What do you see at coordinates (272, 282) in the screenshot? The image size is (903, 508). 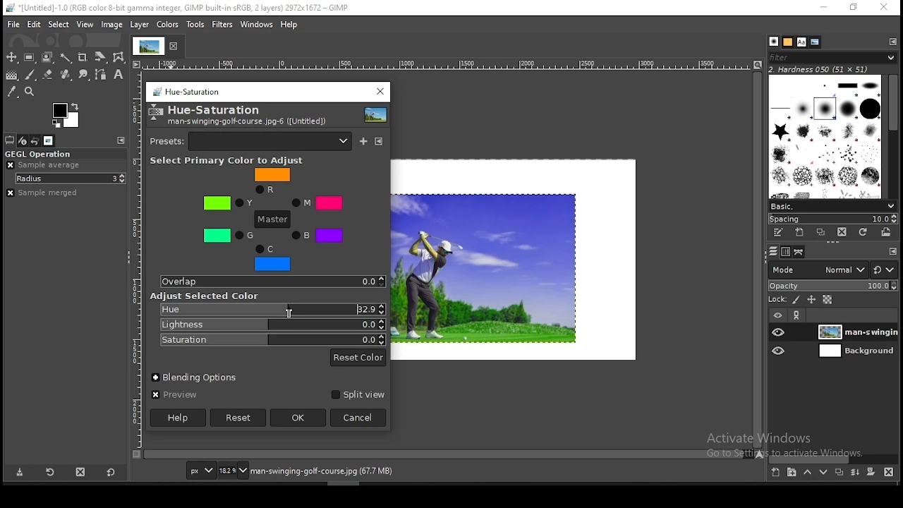 I see `overlap` at bounding box center [272, 282].